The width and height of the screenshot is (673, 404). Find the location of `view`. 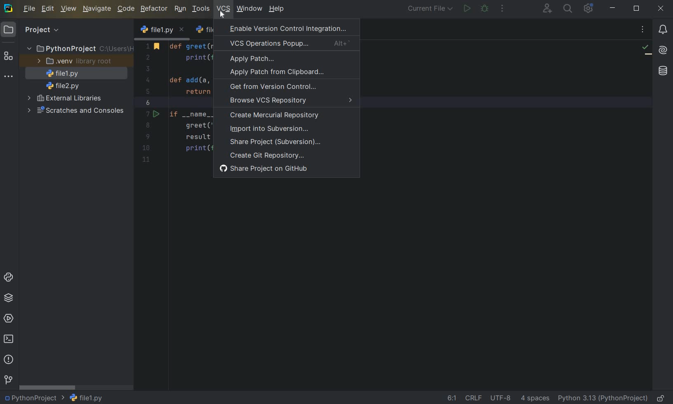

view is located at coordinates (69, 9).